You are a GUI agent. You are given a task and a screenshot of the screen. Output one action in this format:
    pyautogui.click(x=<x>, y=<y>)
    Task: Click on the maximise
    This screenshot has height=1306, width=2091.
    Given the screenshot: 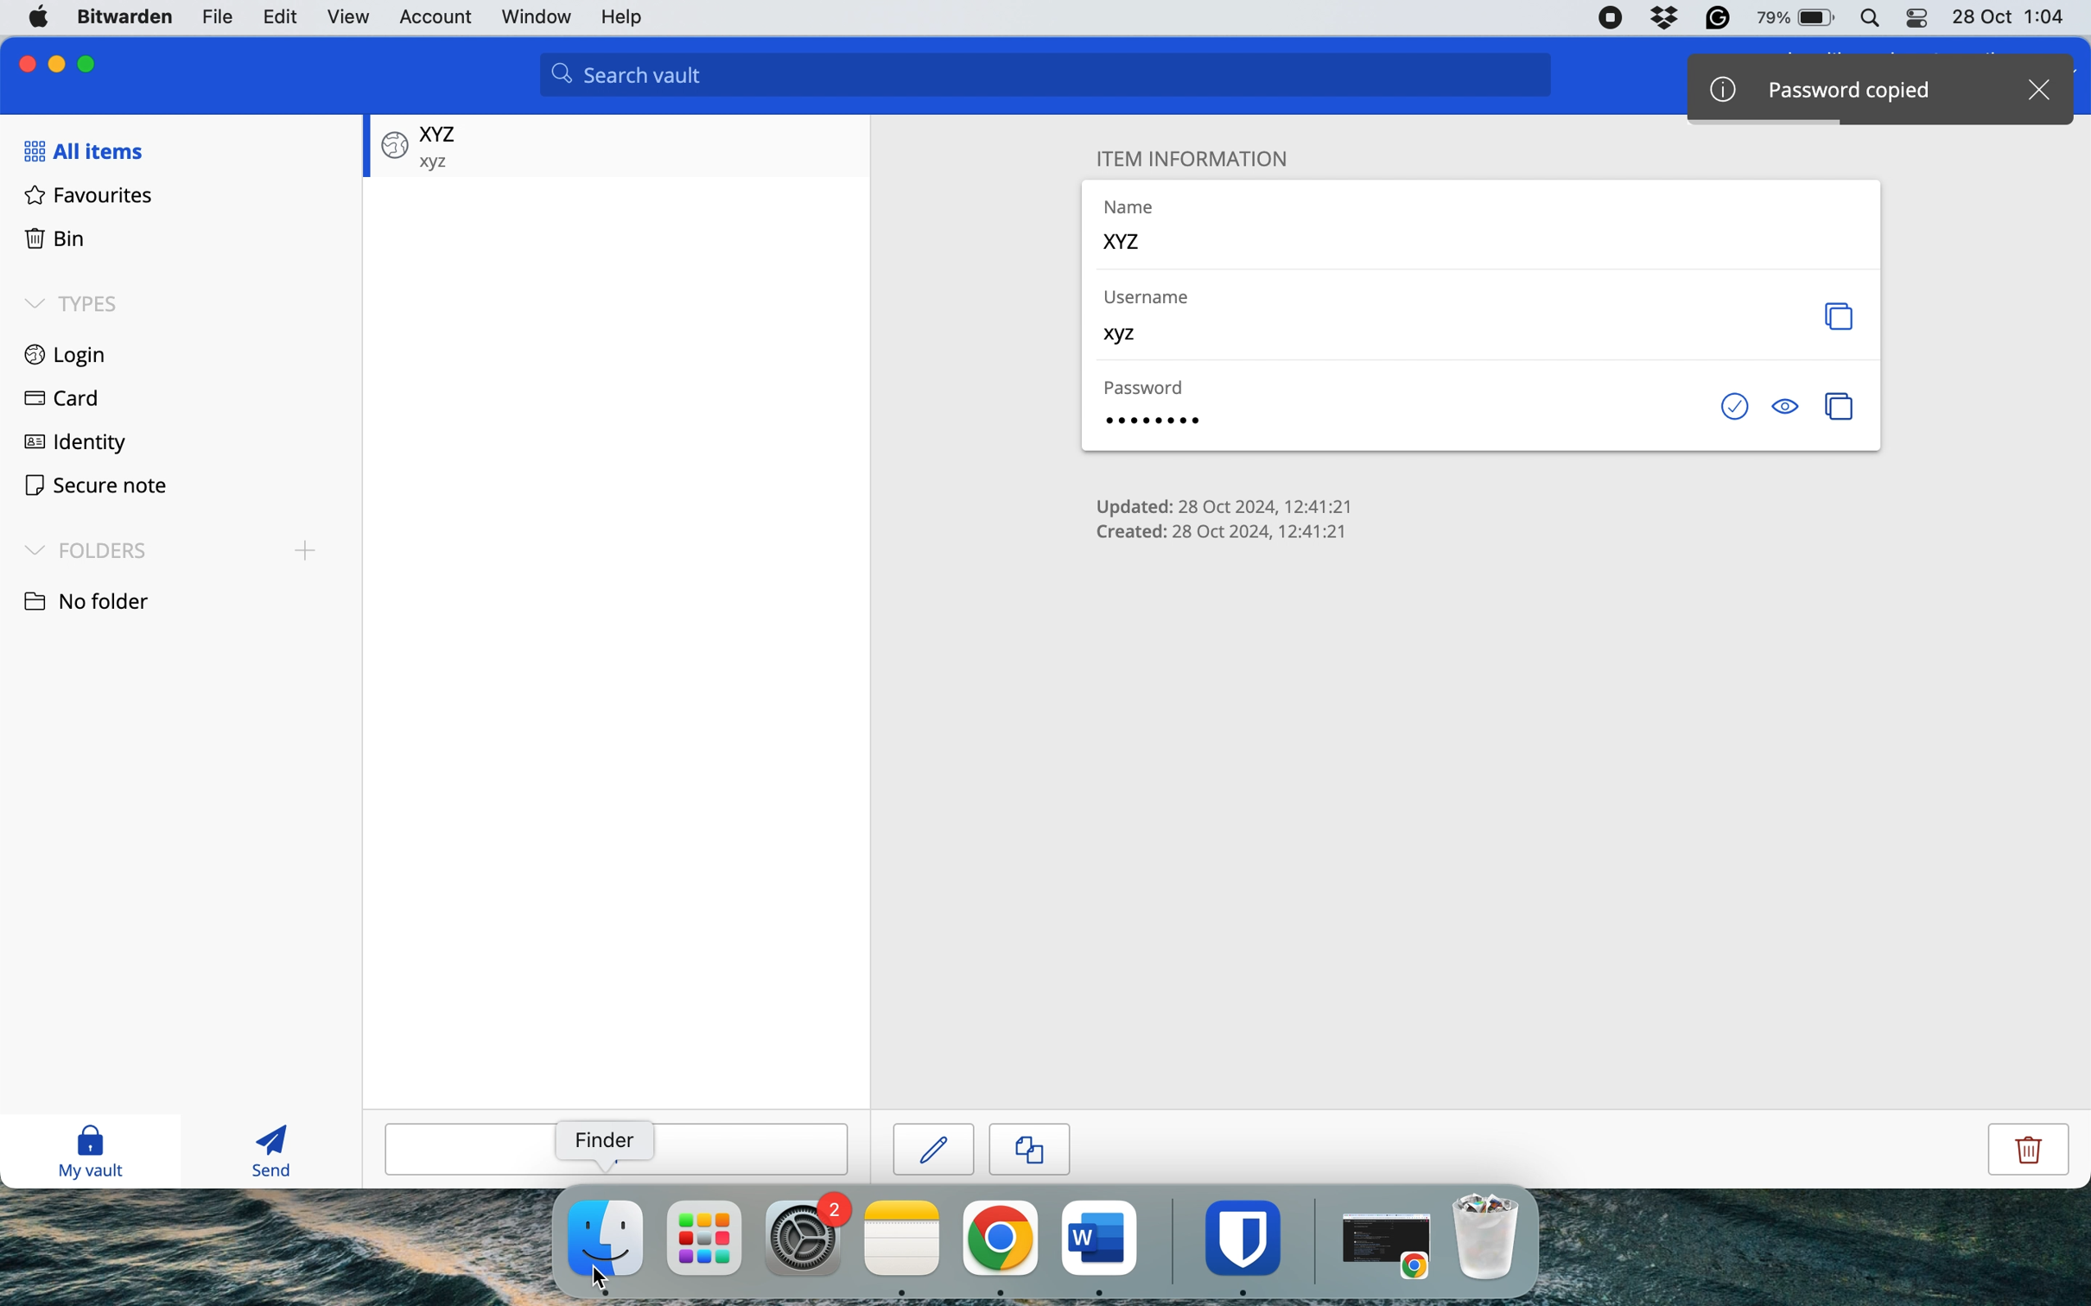 What is the action you would take?
    pyautogui.click(x=92, y=60)
    